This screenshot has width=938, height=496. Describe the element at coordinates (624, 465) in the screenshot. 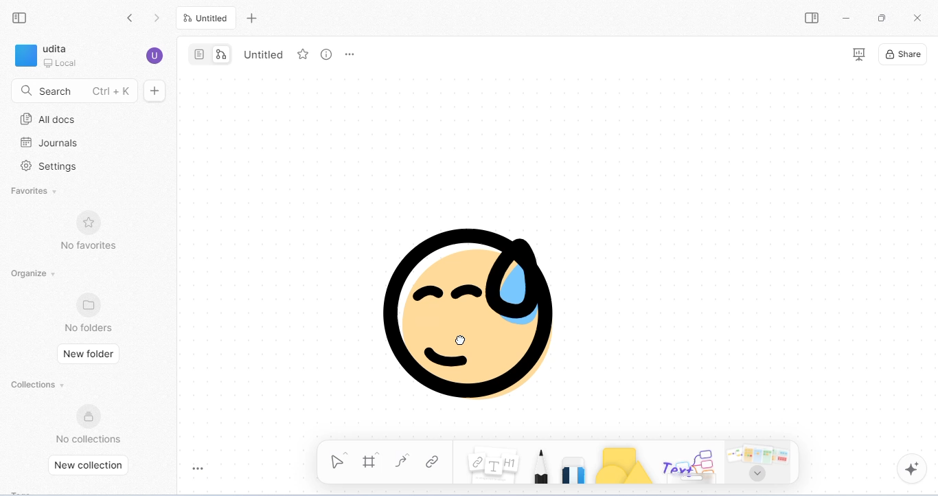

I see `shapes` at that location.